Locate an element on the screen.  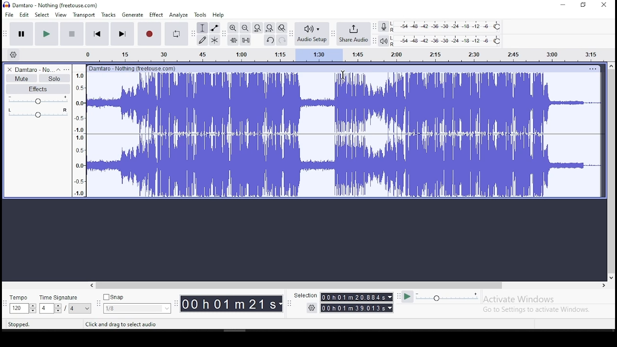
Selection is located at coordinates (305, 295).